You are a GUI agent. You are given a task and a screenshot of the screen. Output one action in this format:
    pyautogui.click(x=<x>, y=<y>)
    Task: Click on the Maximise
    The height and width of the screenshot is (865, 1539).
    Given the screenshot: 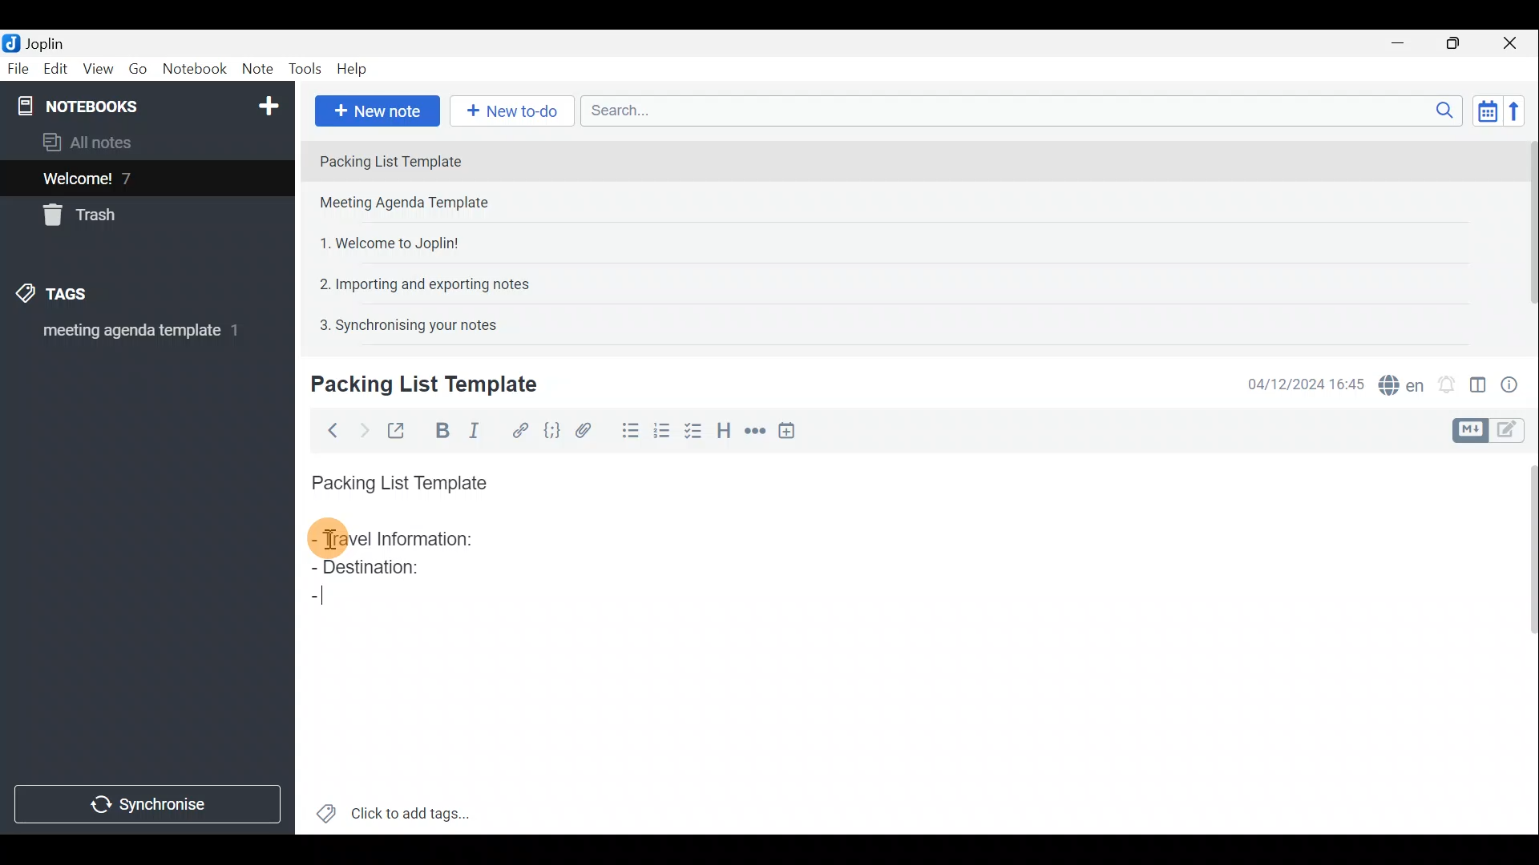 What is the action you would take?
    pyautogui.click(x=1459, y=43)
    